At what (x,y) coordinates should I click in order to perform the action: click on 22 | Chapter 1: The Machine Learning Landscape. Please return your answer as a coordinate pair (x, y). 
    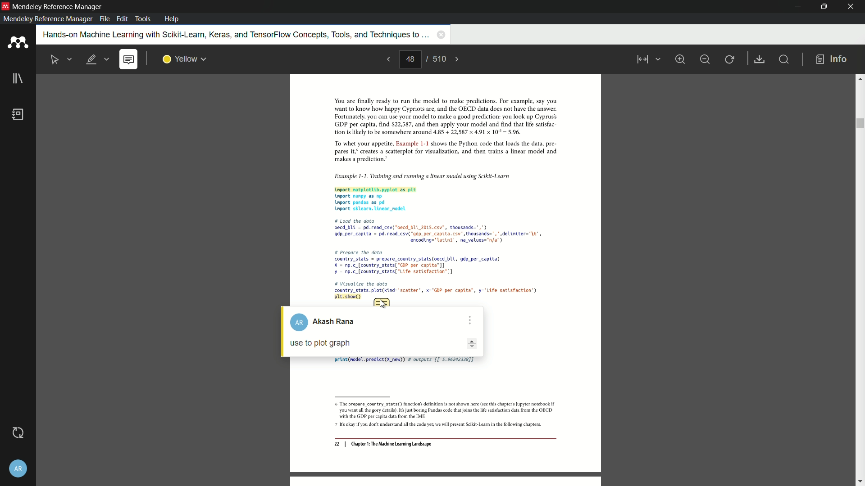
    Looking at the image, I should click on (383, 445).